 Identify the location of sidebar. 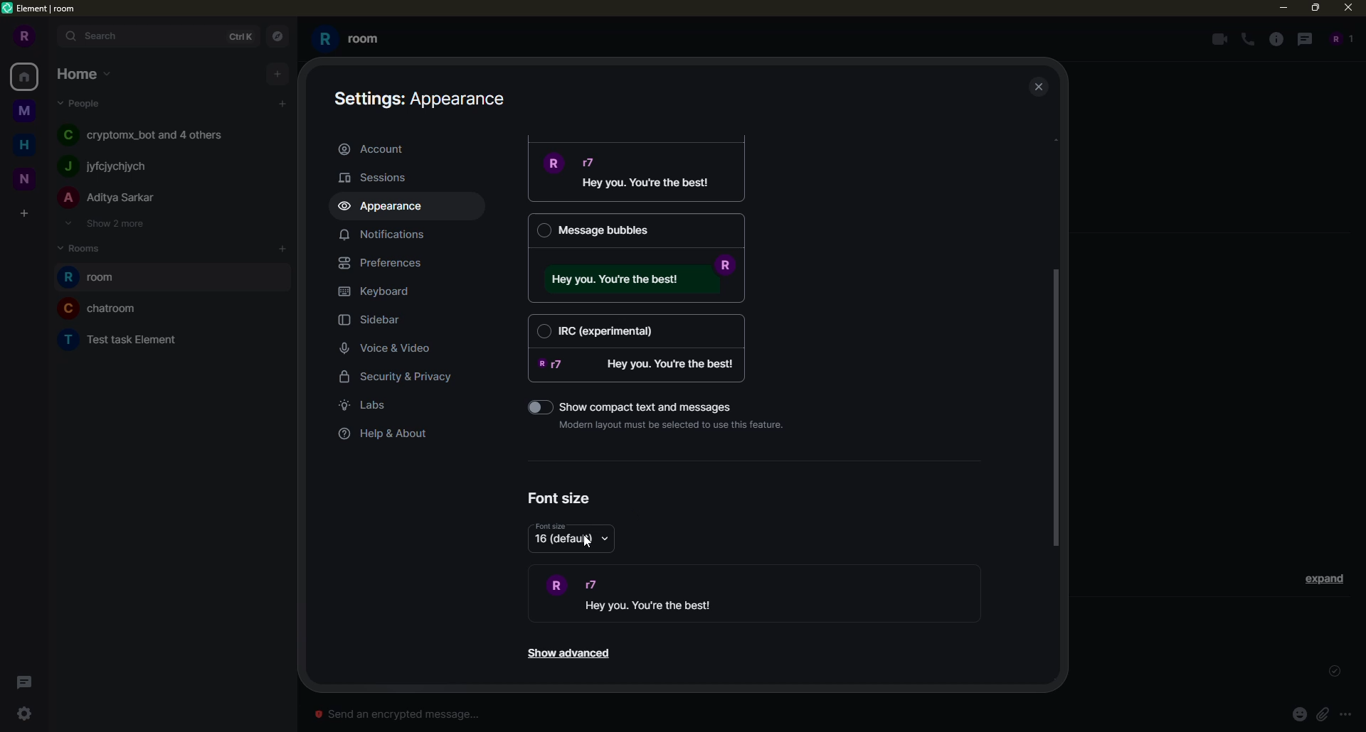
(376, 321).